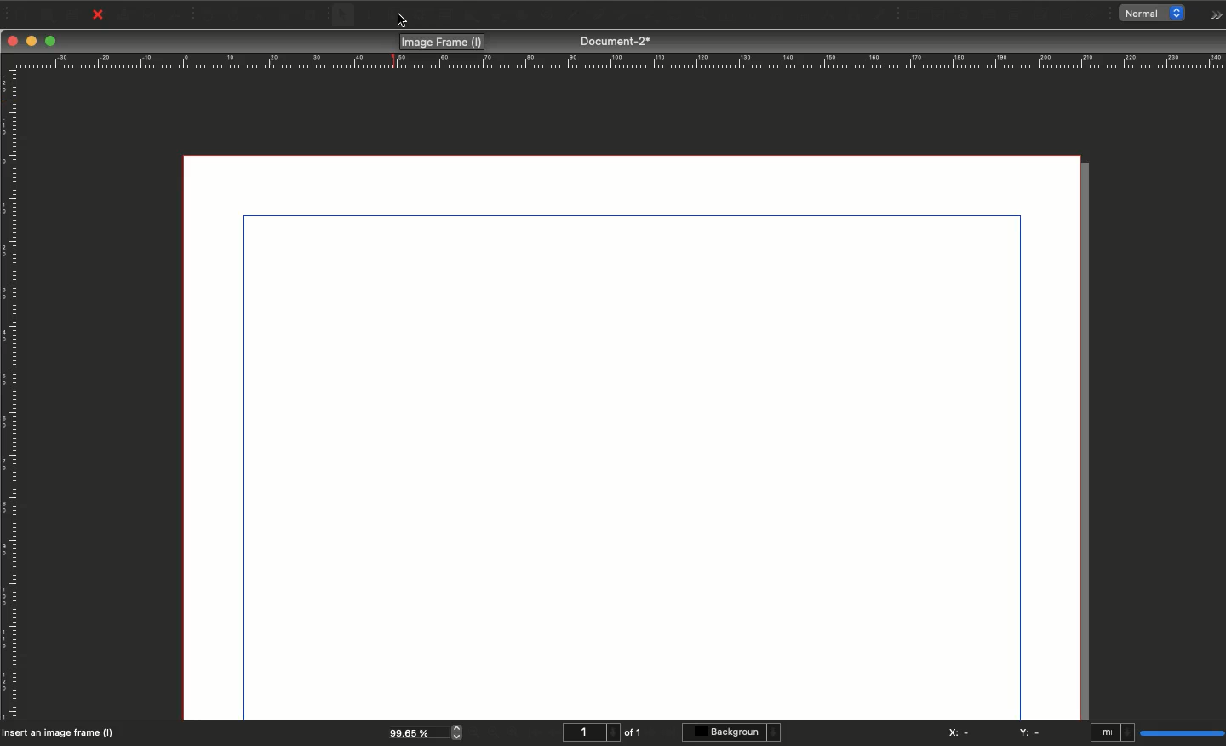  I want to click on Close, so click(98, 15).